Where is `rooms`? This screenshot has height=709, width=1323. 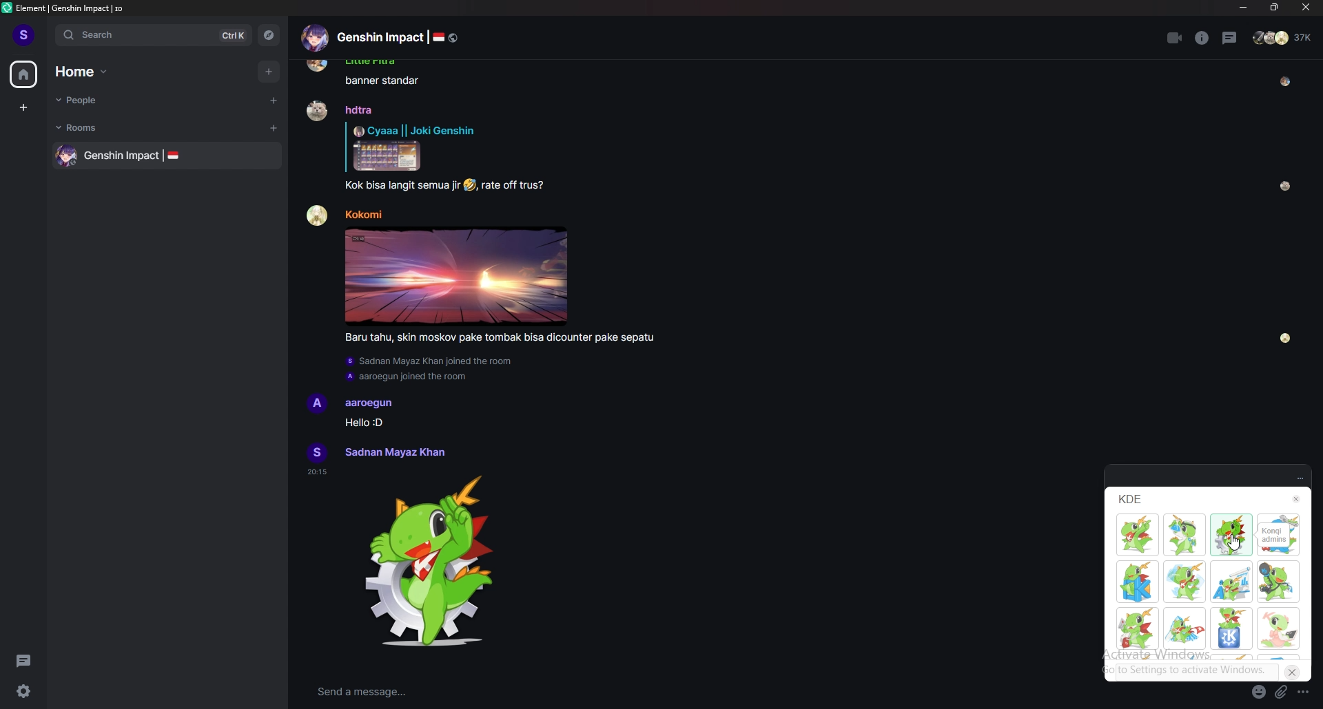 rooms is located at coordinates (93, 127).